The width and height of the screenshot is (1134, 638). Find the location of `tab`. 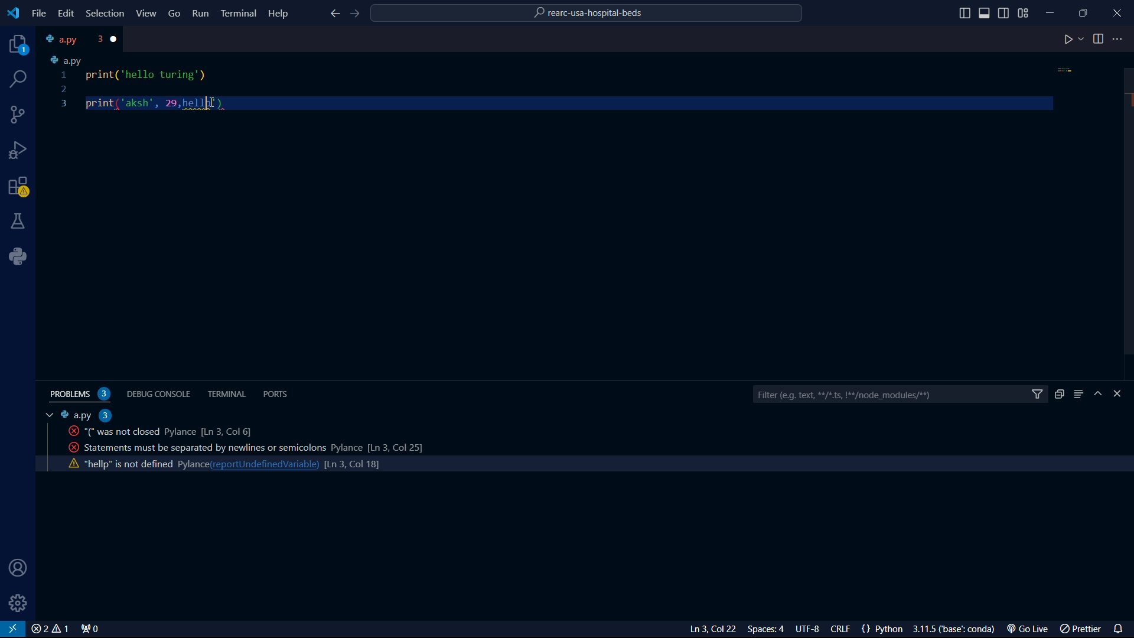

tab is located at coordinates (71, 39).